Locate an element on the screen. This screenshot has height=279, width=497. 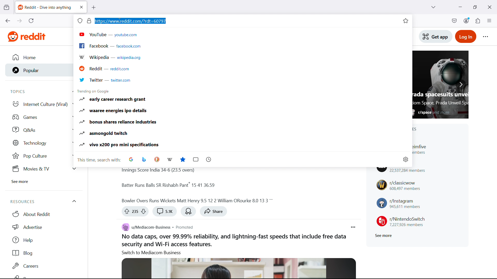
URL selected is located at coordinates (130, 21).